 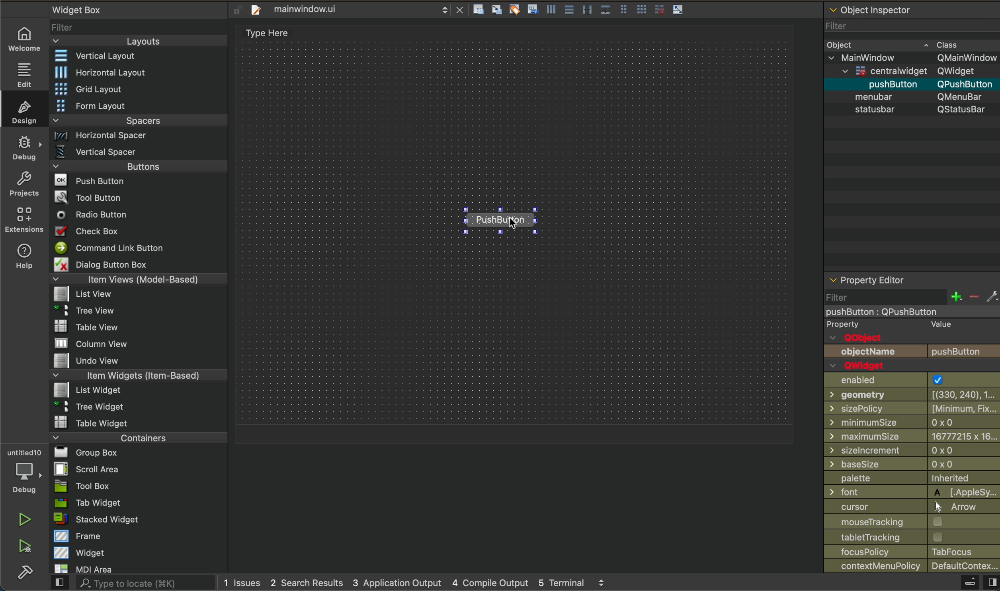 What do you see at coordinates (941, 45) in the screenshot?
I see `Class` at bounding box center [941, 45].